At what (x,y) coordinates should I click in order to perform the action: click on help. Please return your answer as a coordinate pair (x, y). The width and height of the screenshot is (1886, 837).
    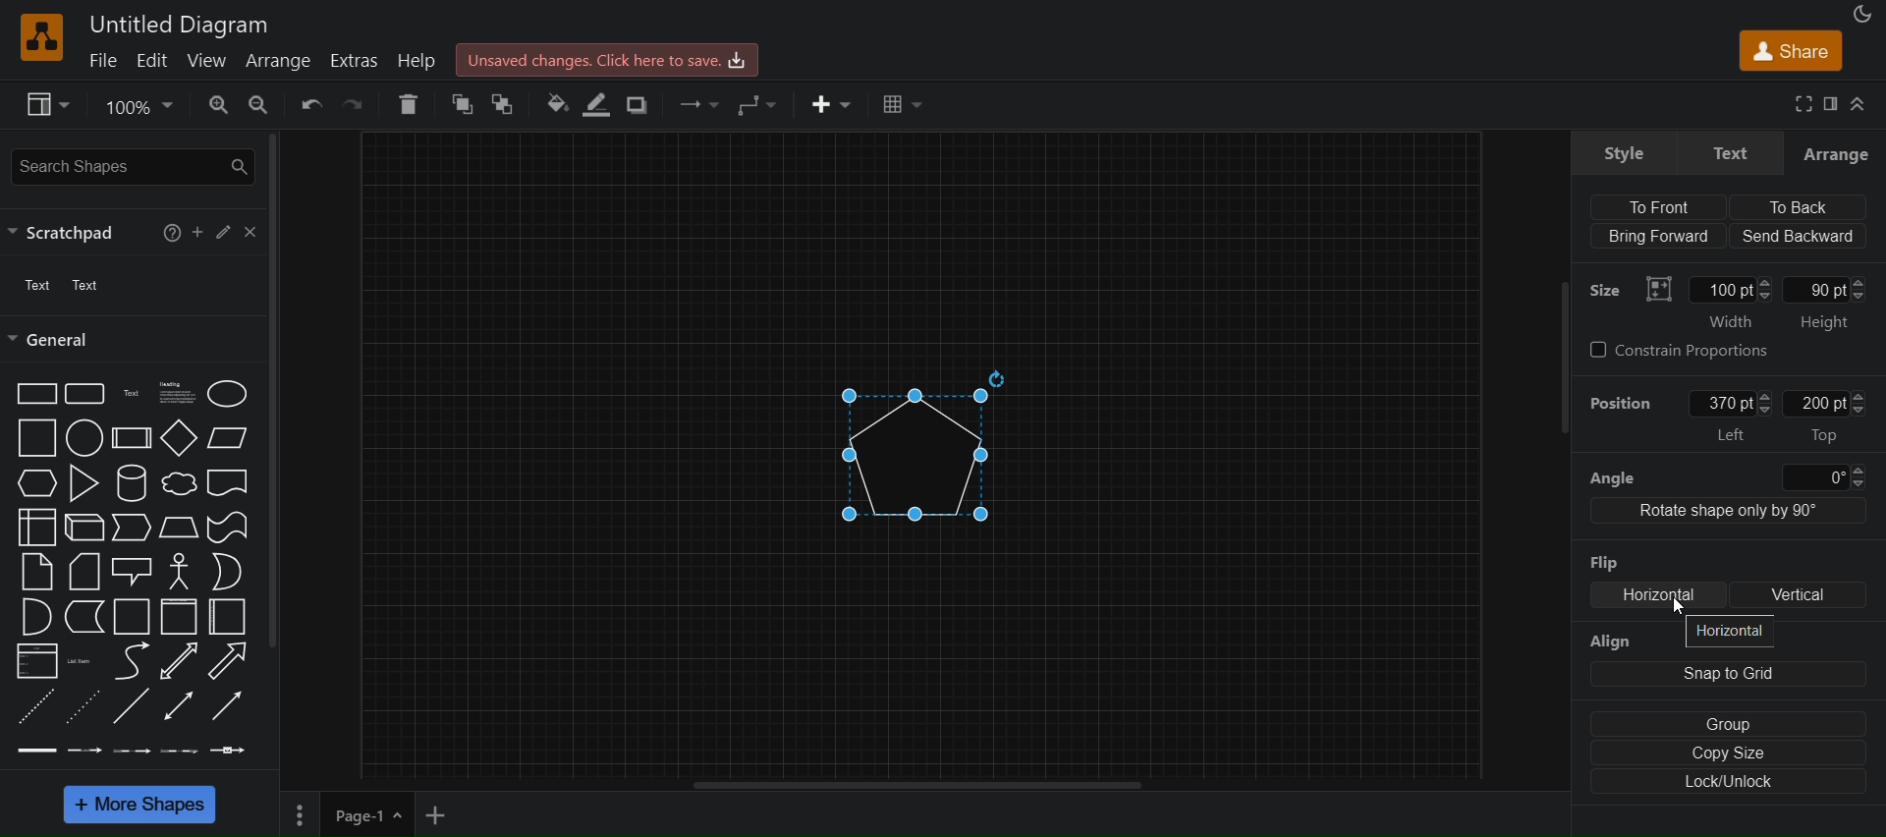
    Looking at the image, I should click on (172, 233).